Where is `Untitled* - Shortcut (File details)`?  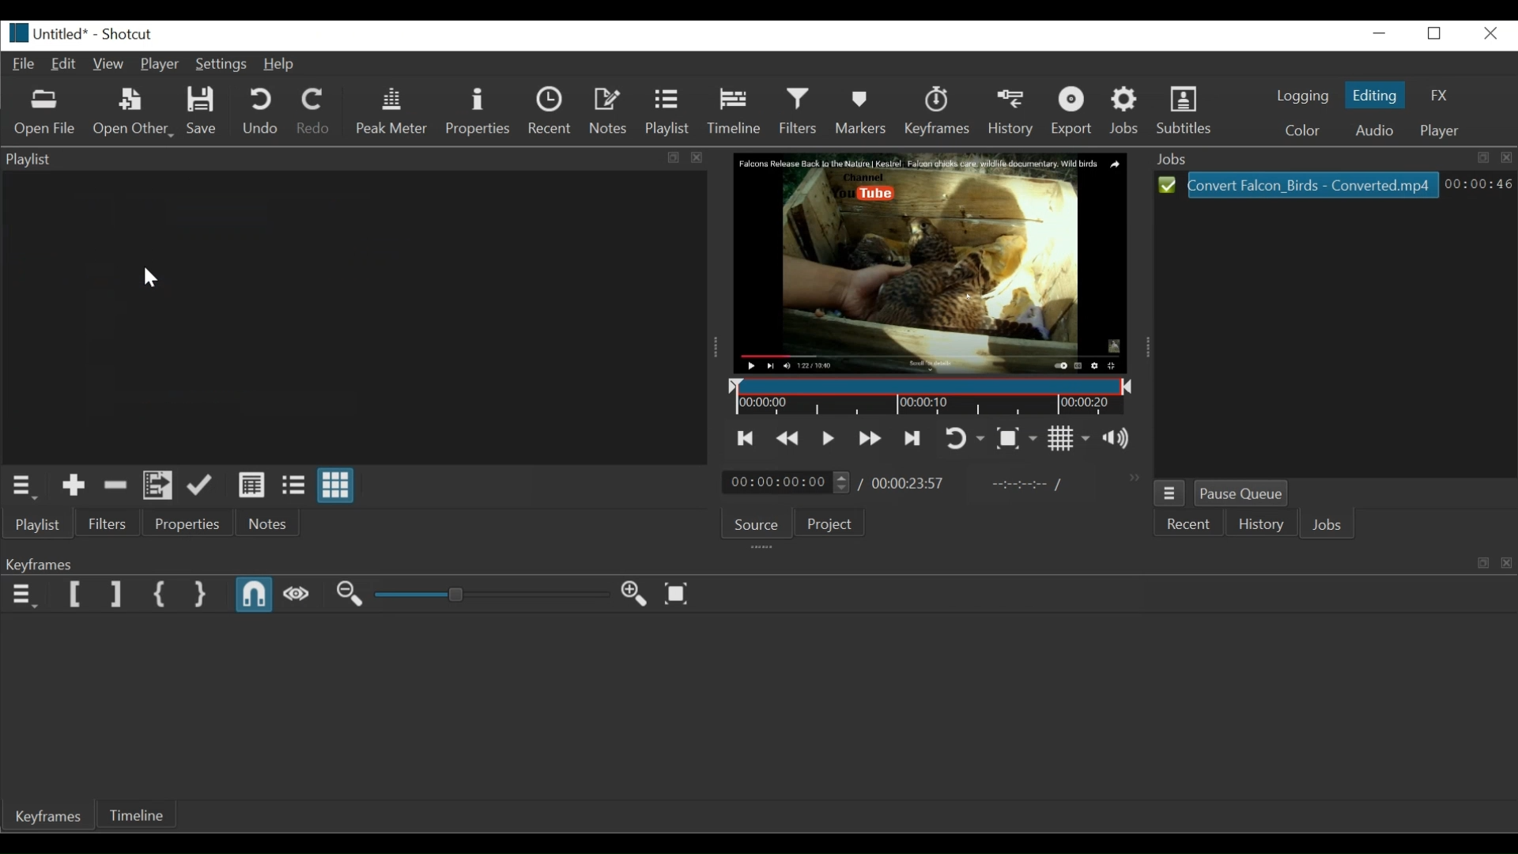 Untitled* - Shortcut (File details) is located at coordinates (78, 32).